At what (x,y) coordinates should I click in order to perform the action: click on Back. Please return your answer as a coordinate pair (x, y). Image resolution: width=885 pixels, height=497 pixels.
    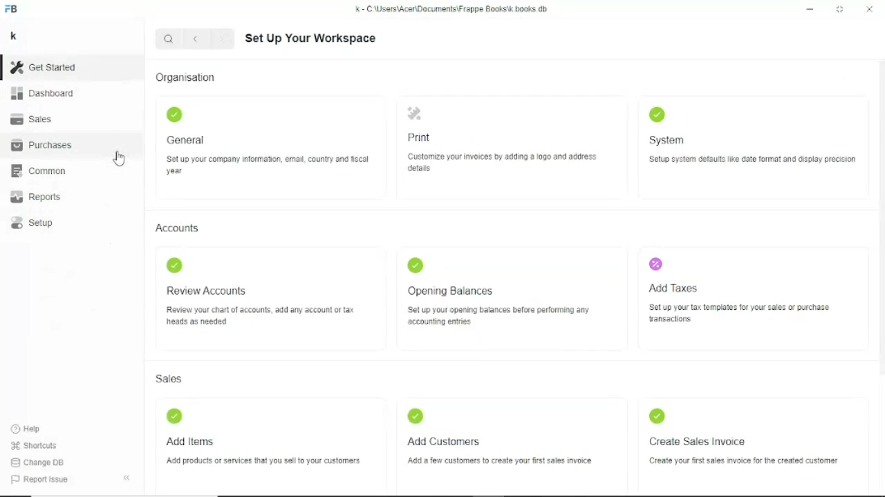
    Looking at the image, I should click on (198, 39).